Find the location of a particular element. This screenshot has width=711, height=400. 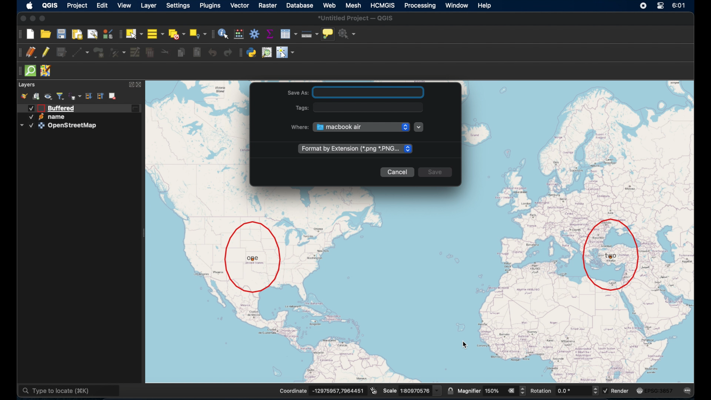

cancel is located at coordinates (398, 173).